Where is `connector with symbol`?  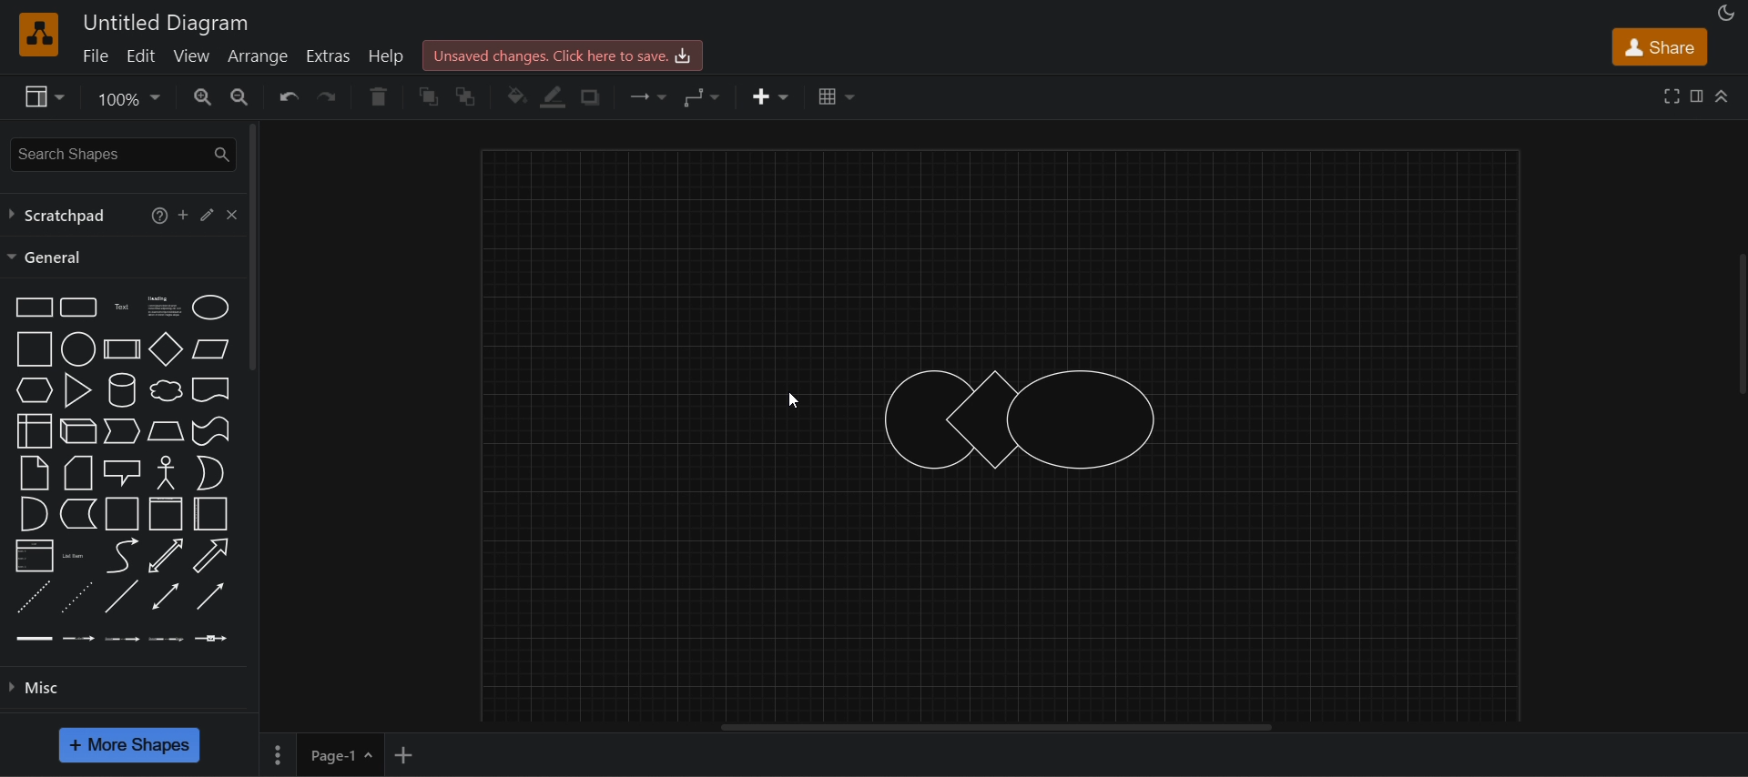 connector with symbol is located at coordinates (212, 636).